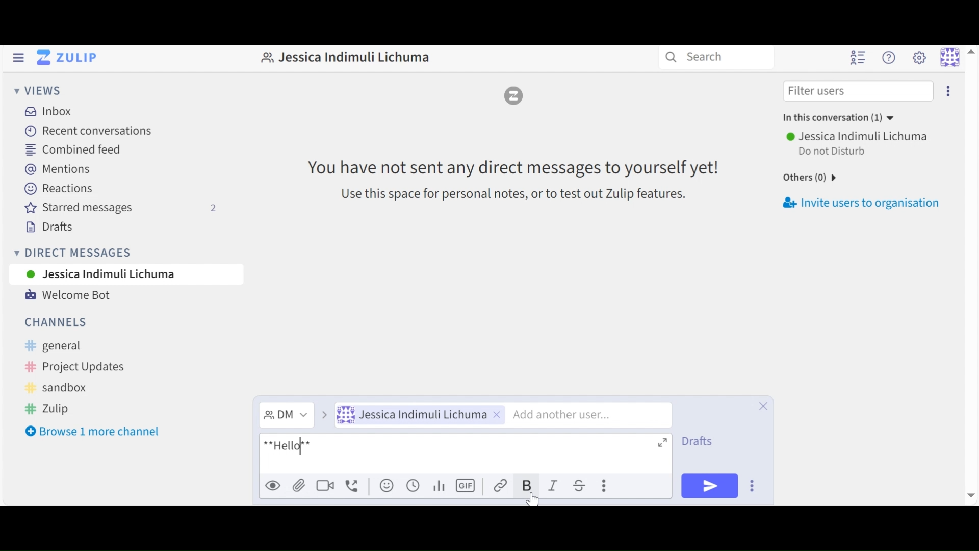 Image resolution: width=979 pixels, height=551 pixels. Describe the element at coordinates (761, 405) in the screenshot. I see `Close` at that location.